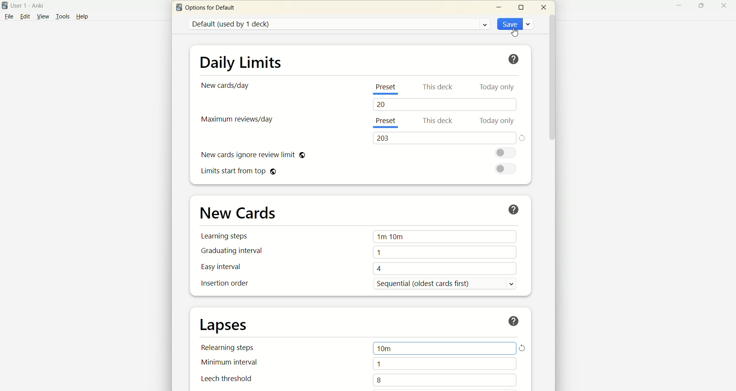 This screenshot has height=391, width=736. What do you see at coordinates (449, 284) in the screenshot?
I see `sequential` at bounding box center [449, 284].